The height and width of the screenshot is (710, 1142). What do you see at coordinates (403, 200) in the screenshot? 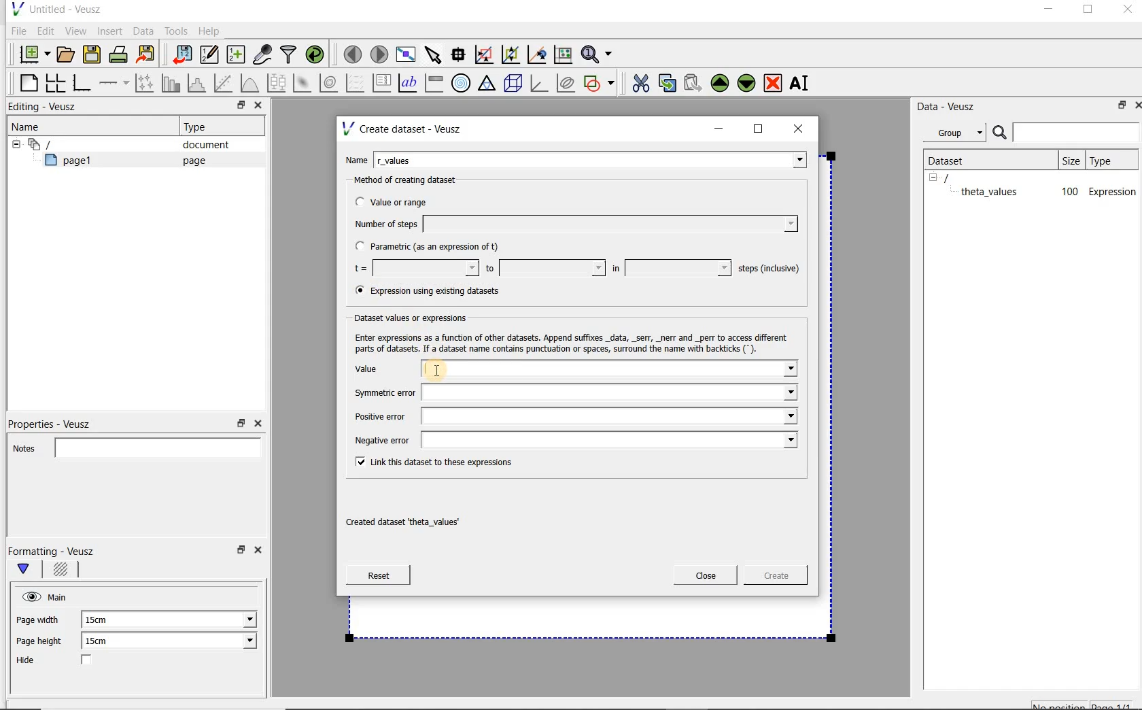
I see `Value or range` at bounding box center [403, 200].